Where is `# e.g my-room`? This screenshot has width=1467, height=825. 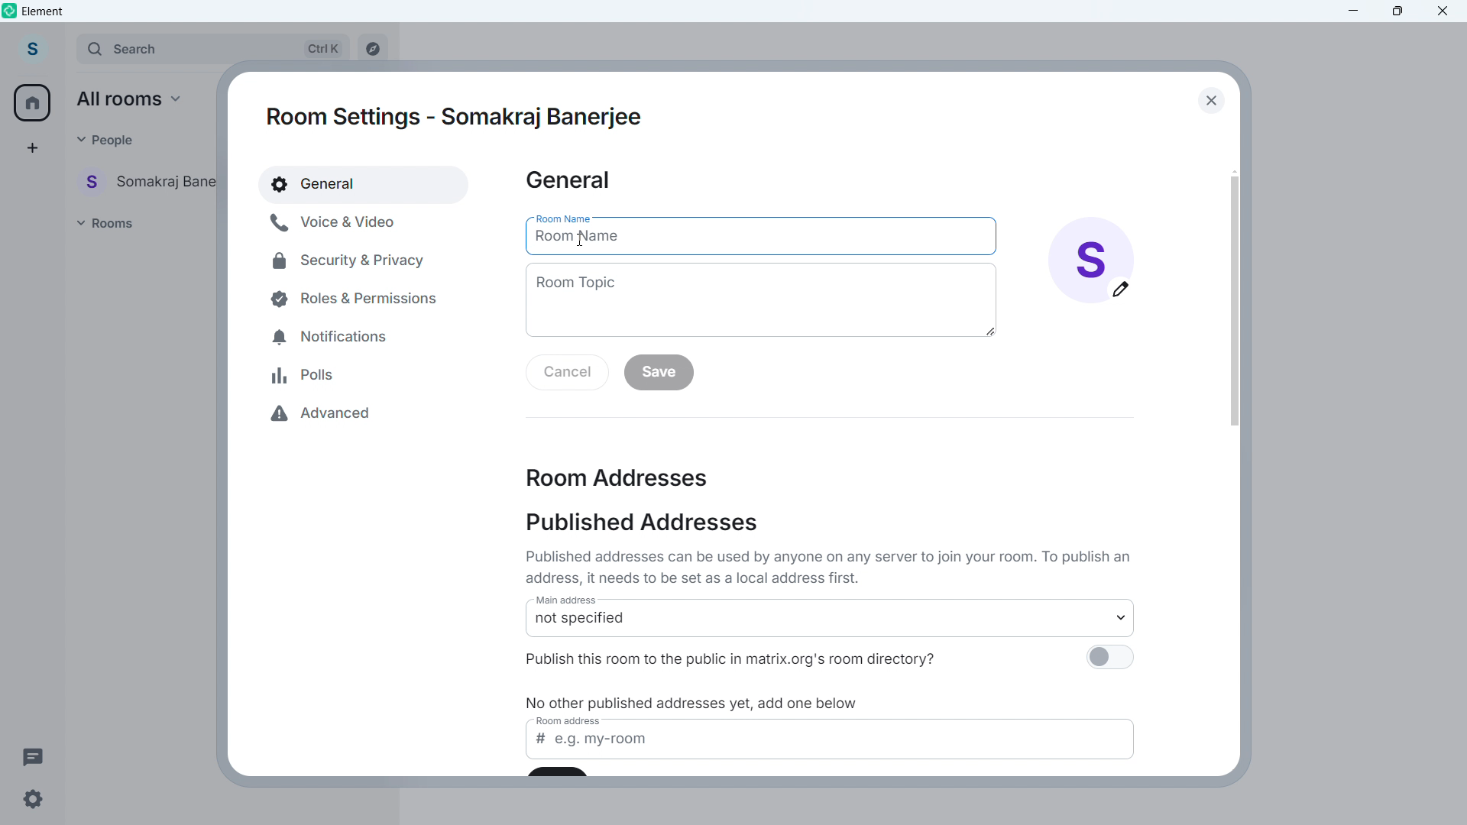
# e.g my-room is located at coordinates (834, 747).